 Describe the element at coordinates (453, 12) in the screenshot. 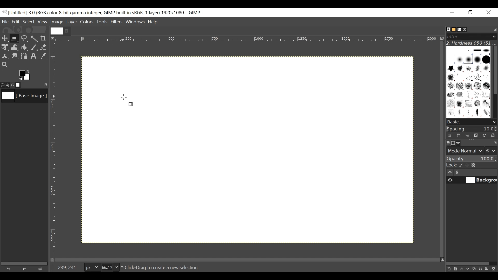

I see `Minimize` at that location.